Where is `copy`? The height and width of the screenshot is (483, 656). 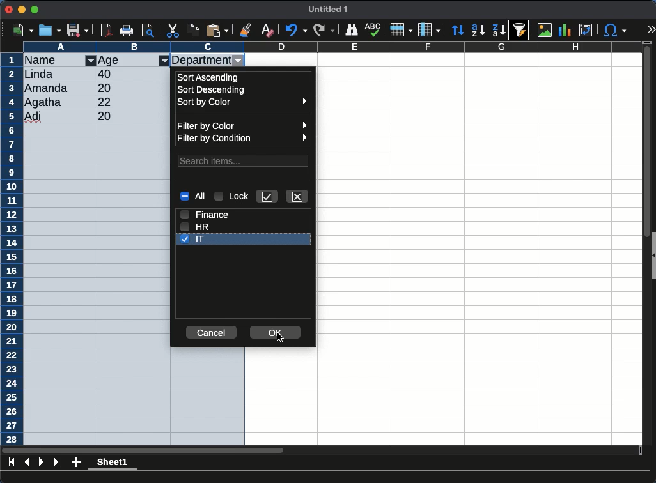
copy is located at coordinates (194, 30).